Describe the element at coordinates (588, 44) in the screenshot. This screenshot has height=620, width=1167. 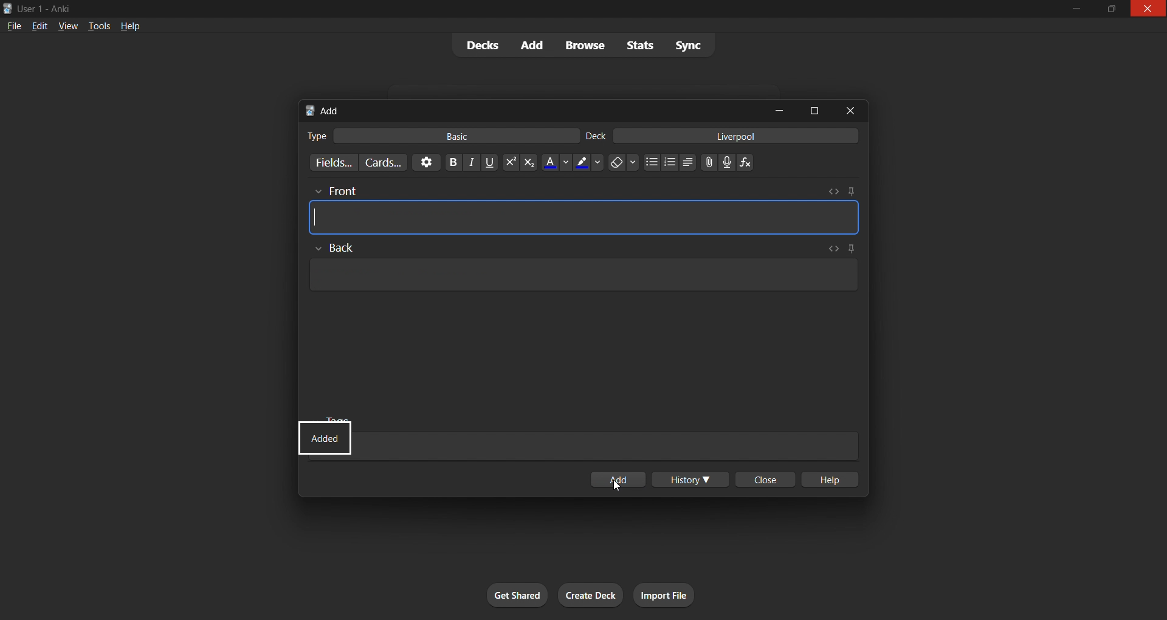
I see `browse` at that location.